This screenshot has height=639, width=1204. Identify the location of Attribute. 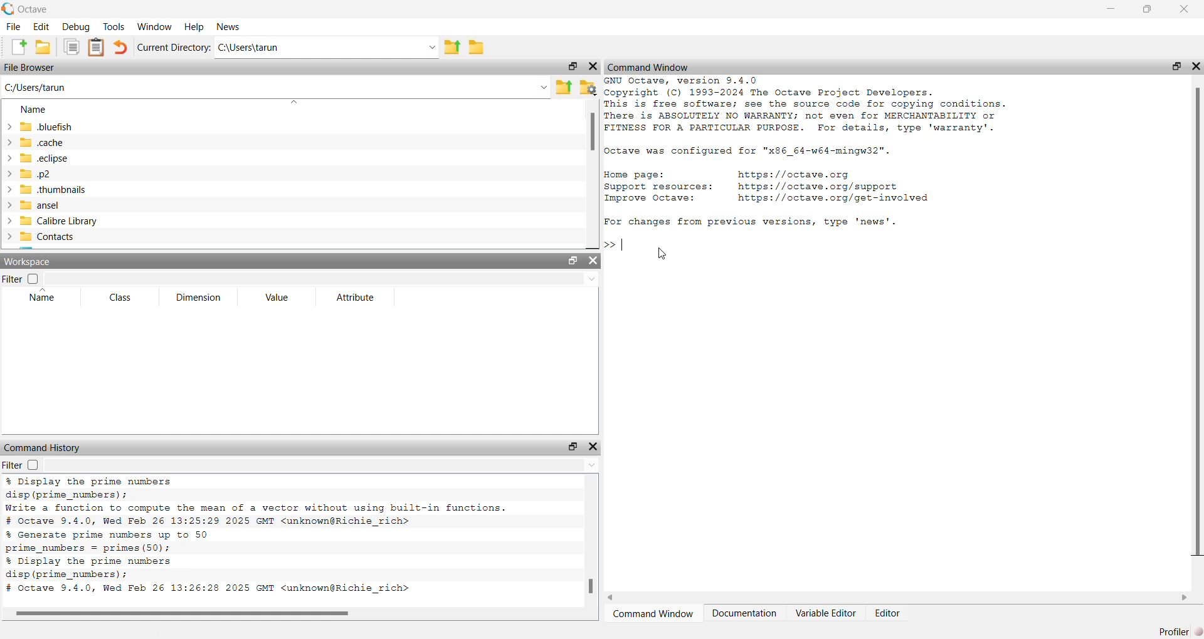
(357, 298).